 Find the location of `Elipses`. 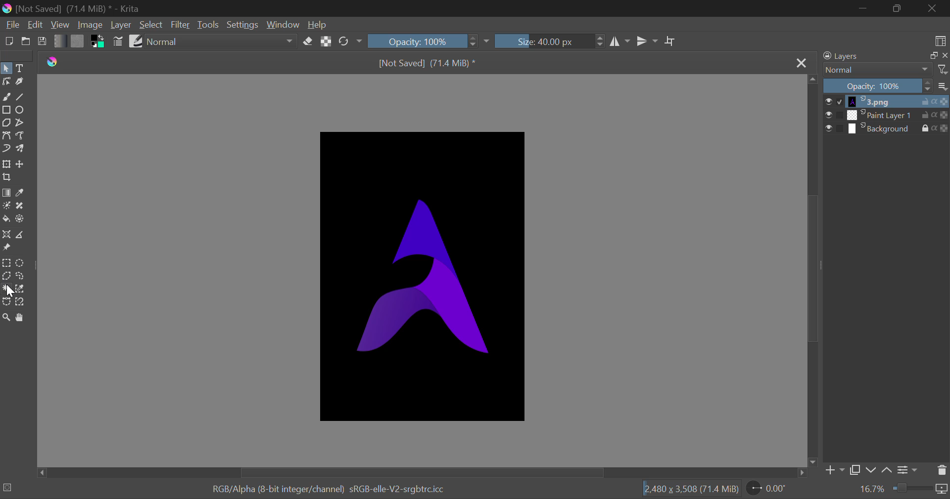

Elipses is located at coordinates (23, 111).